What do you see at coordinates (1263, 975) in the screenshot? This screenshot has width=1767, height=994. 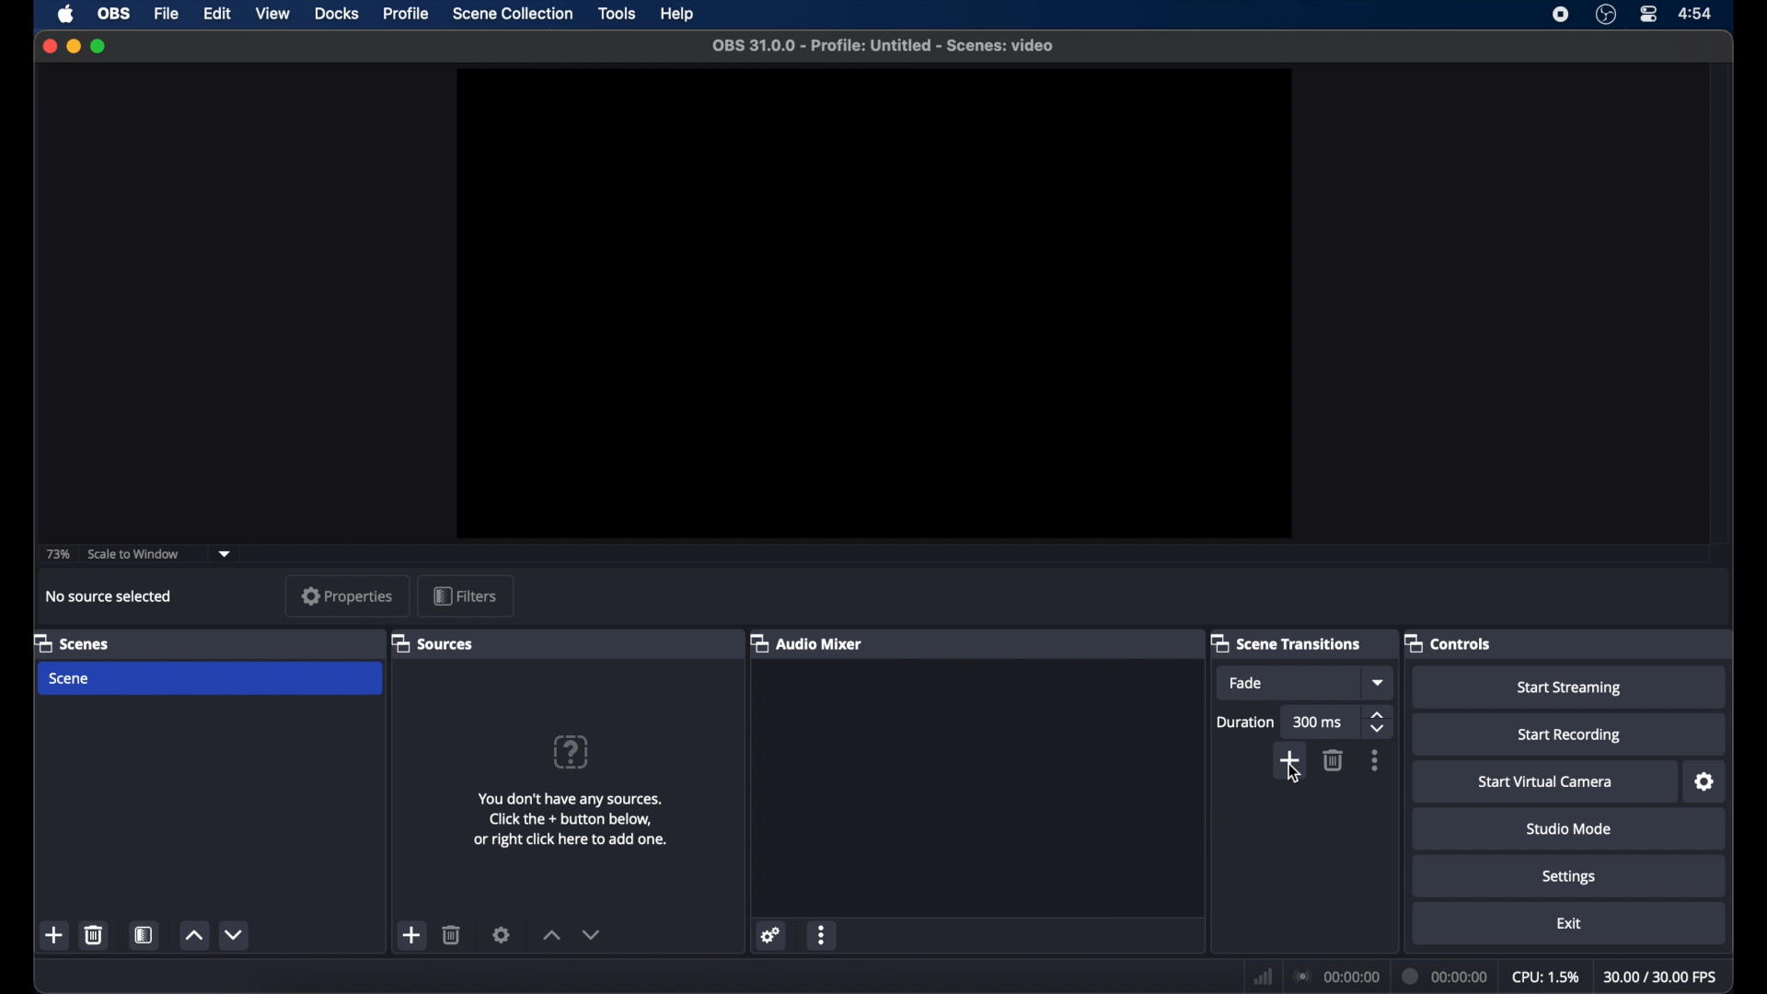 I see `network` at bounding box center [1263, 975].